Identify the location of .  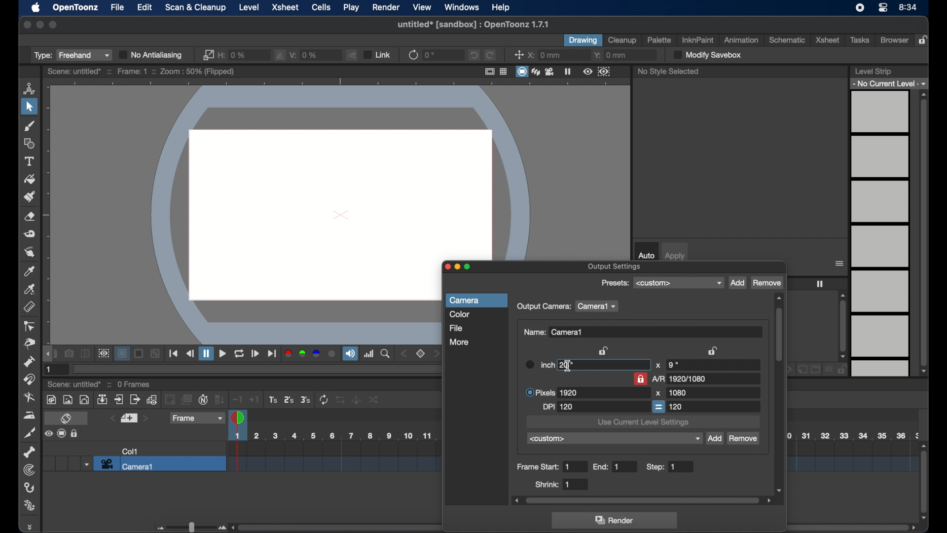
(140, 354).